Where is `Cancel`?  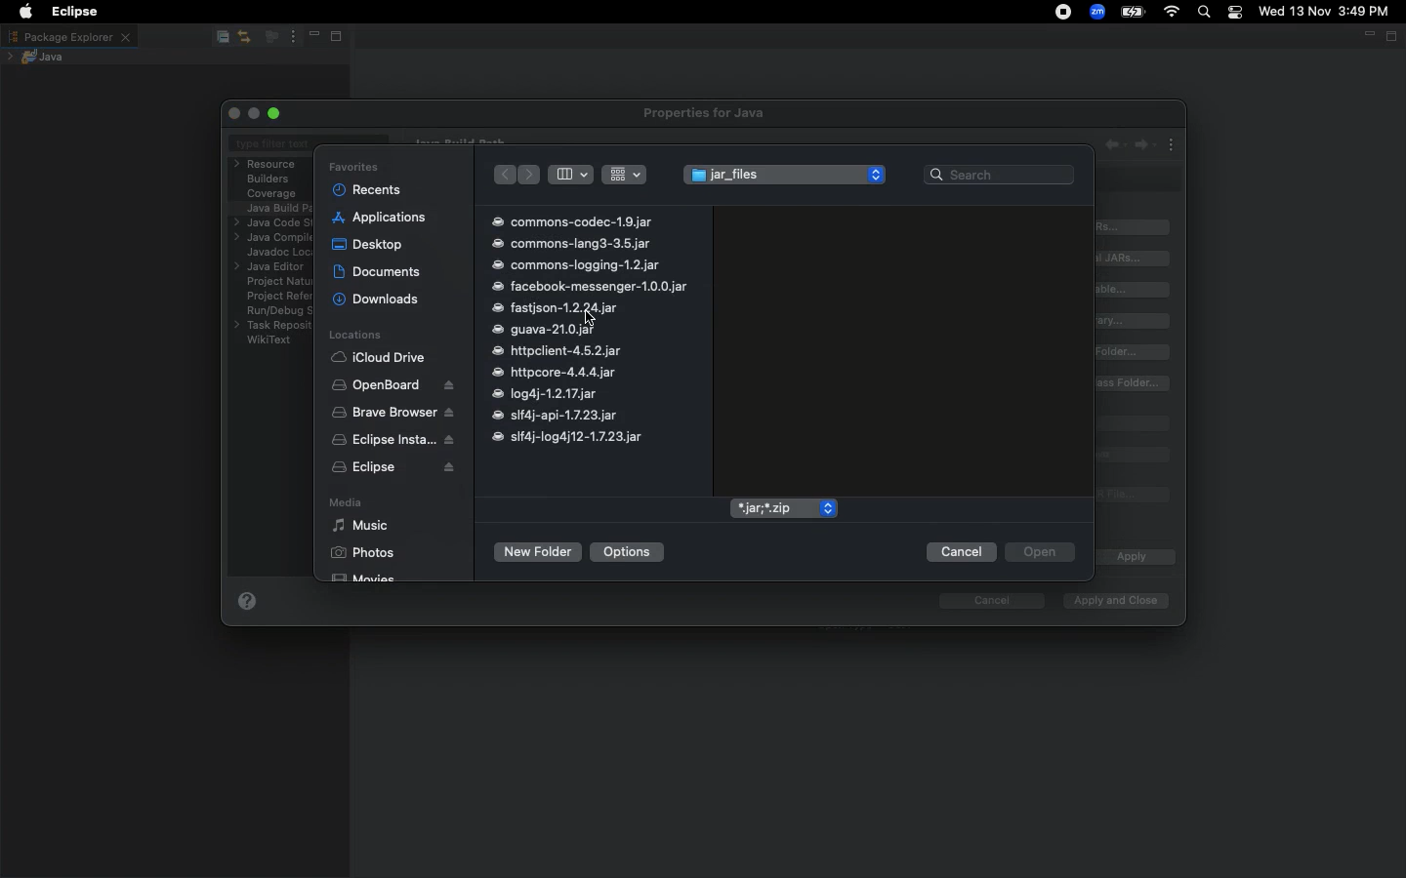 Cancel is located at coordinates (960, 552).